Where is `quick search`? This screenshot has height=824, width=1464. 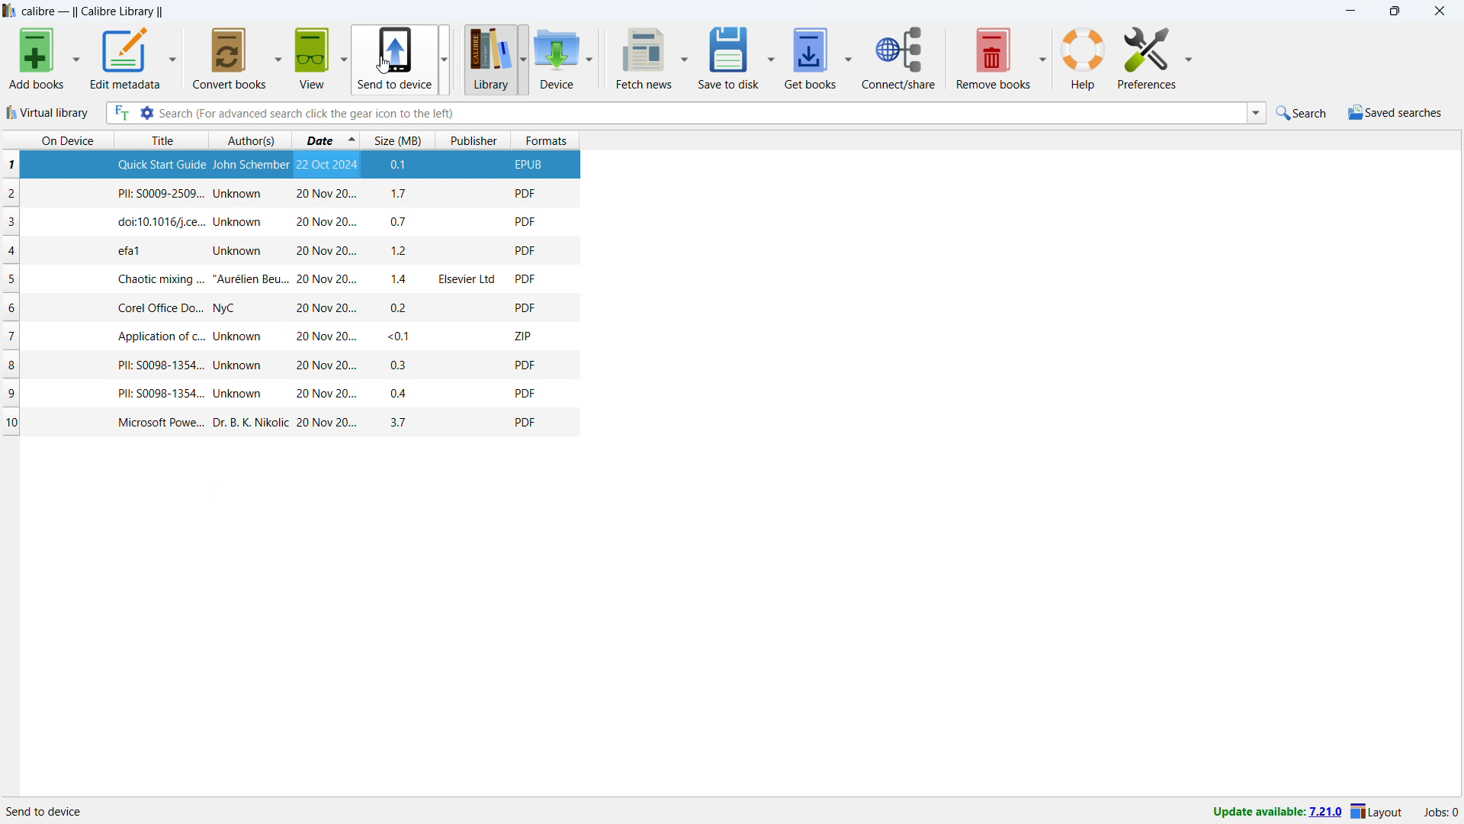
quick search is located at coordinates (1302, 113).